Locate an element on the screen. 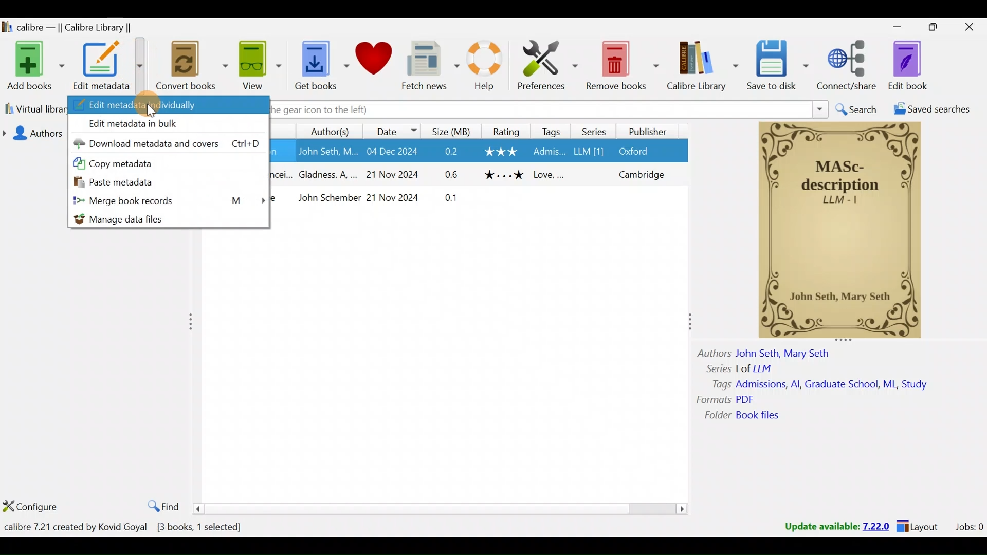 Image resolution: width=987 pixels, height=555 pixels.  is located at coordinates (327, 152).